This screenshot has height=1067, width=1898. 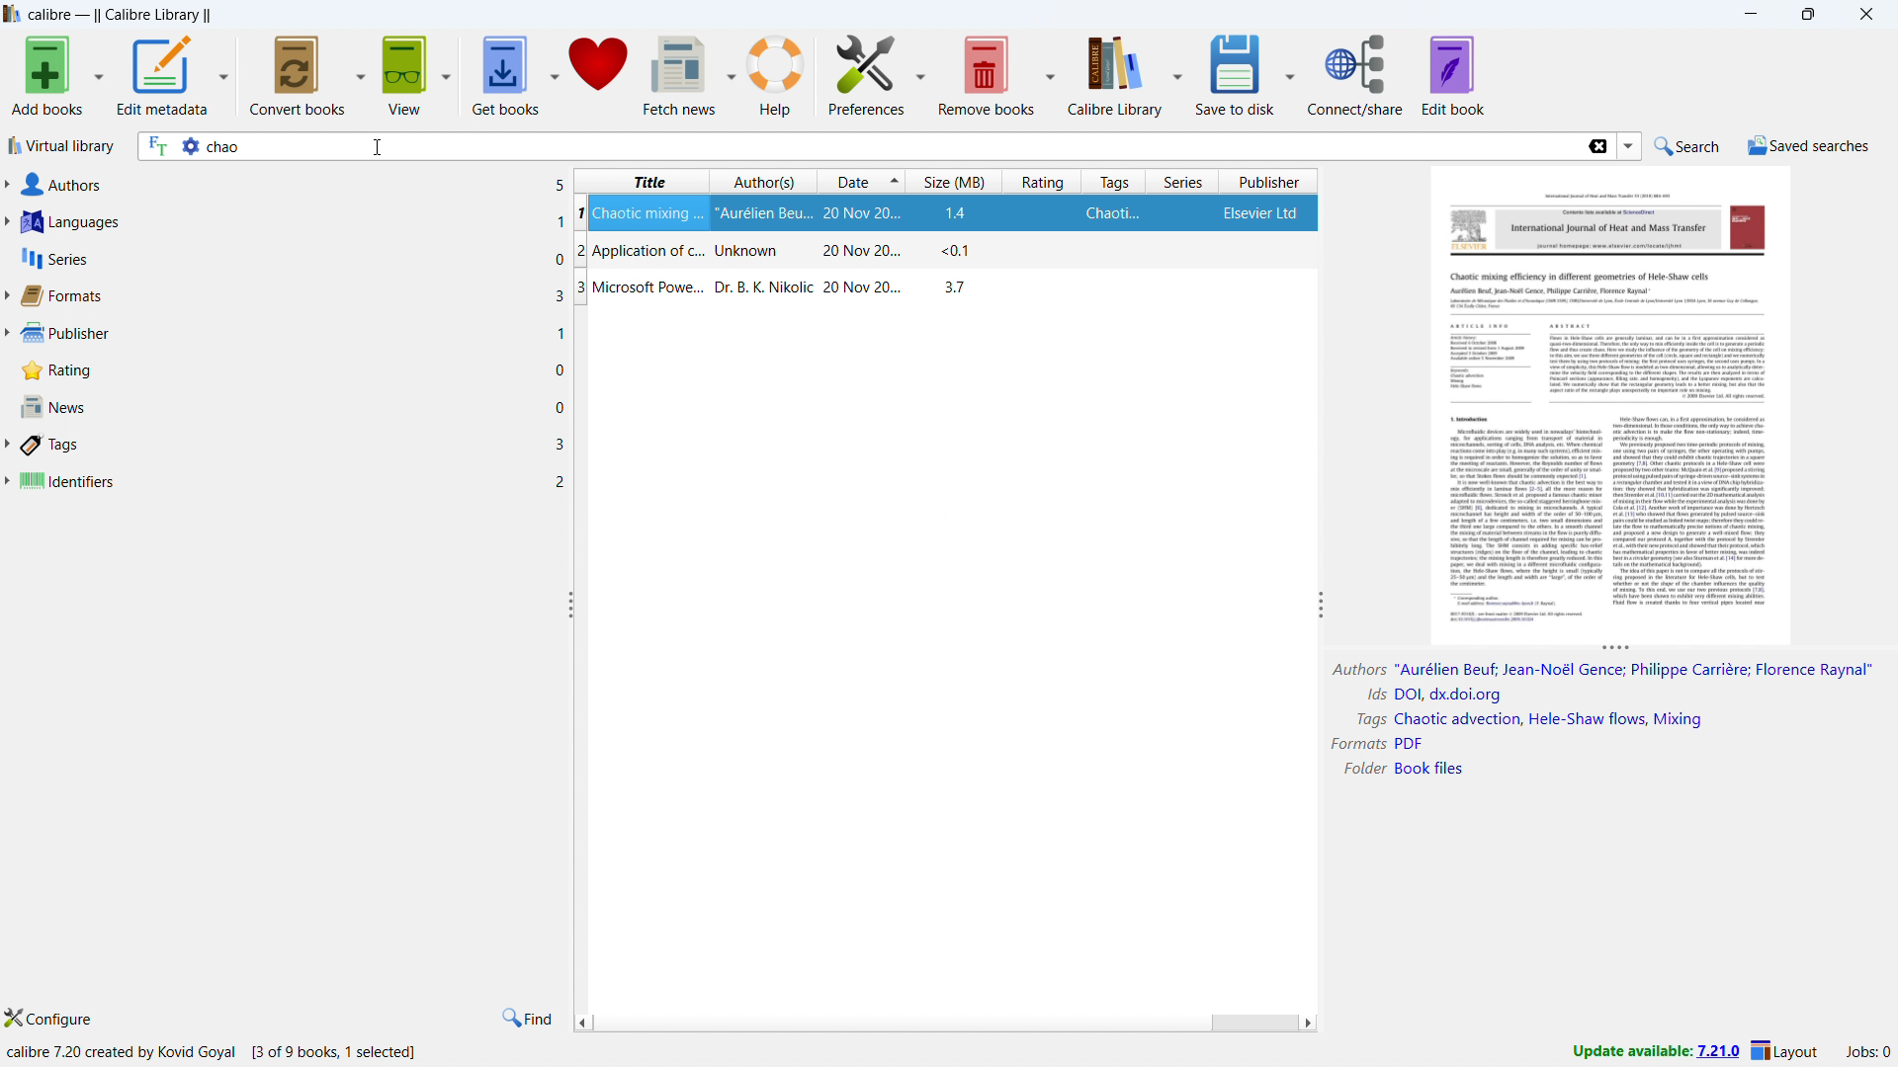 What do you see at coordinates (1556, 718) in the screenshot?
I see `Chaotic advection, Hele-Shaw flows, Mixing` at bounding box center [1556, 718].